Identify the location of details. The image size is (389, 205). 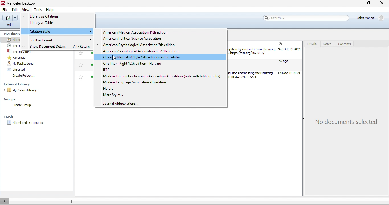
(311, 44).